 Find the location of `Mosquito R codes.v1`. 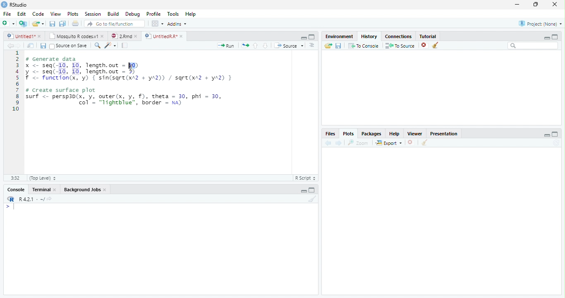

Mosquito R codes.v1 is located at coordinates (72, 36).